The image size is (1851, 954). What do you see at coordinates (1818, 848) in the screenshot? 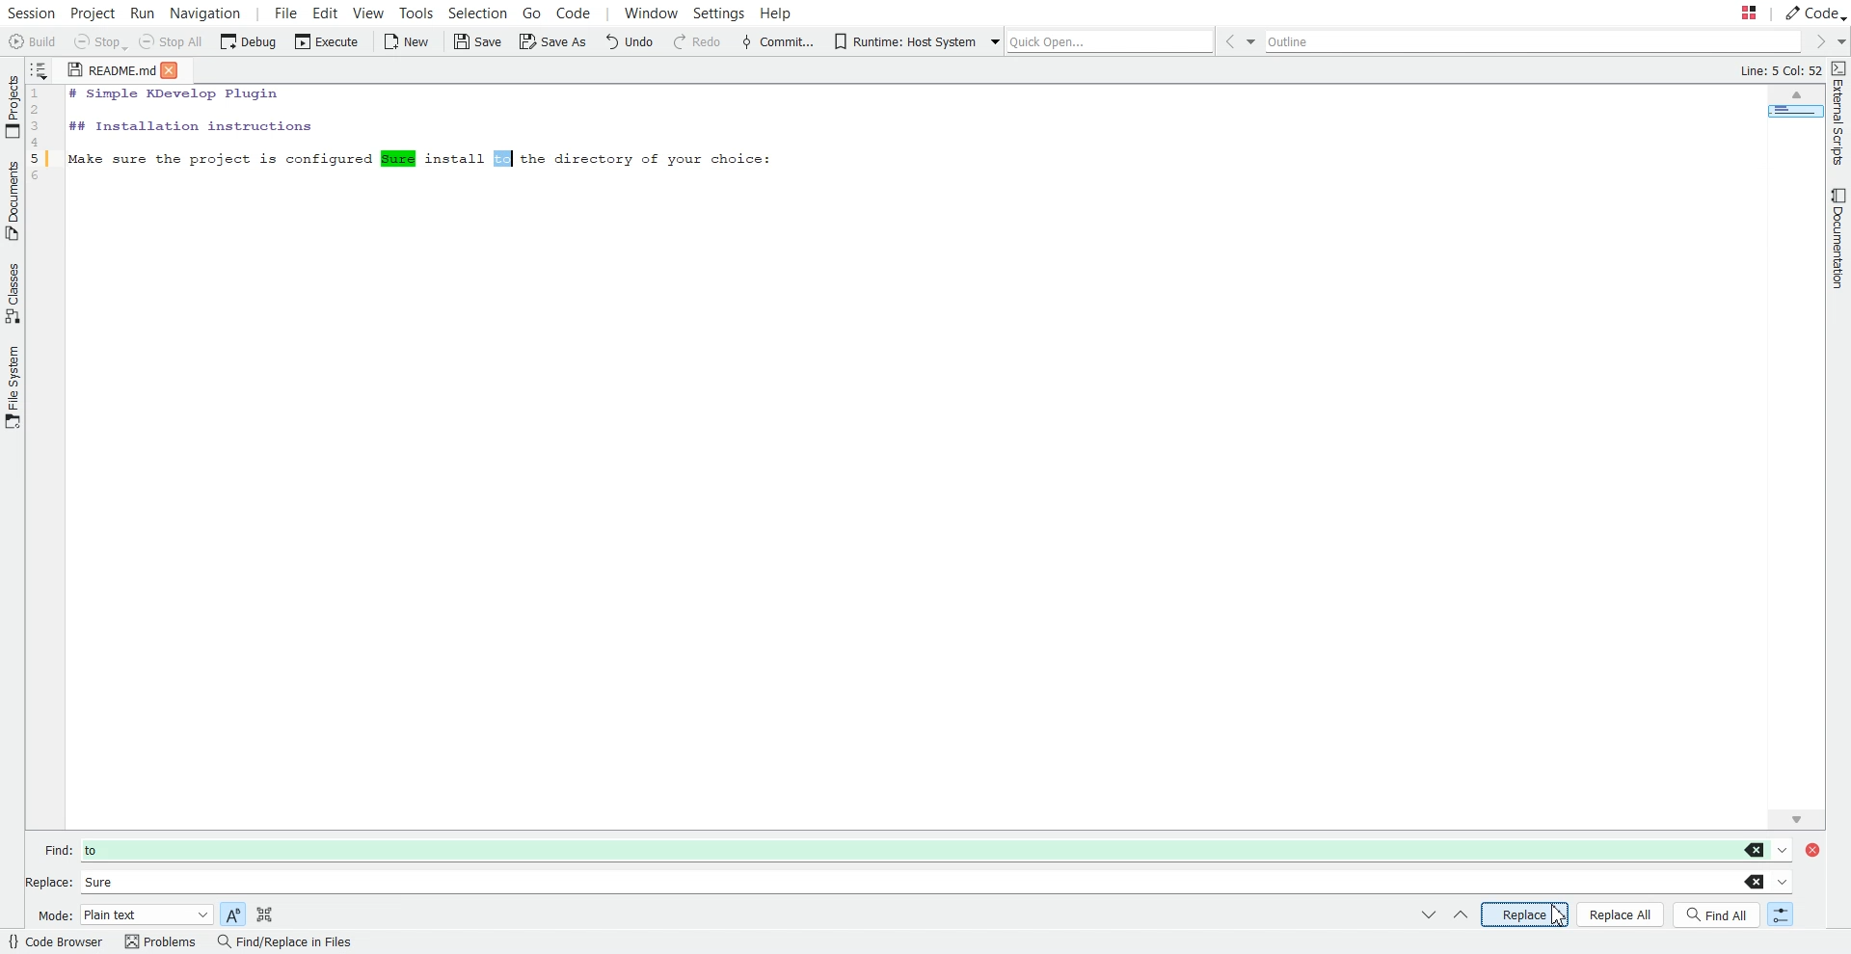
I see `Close Window` at bounding box center [1818, 848].